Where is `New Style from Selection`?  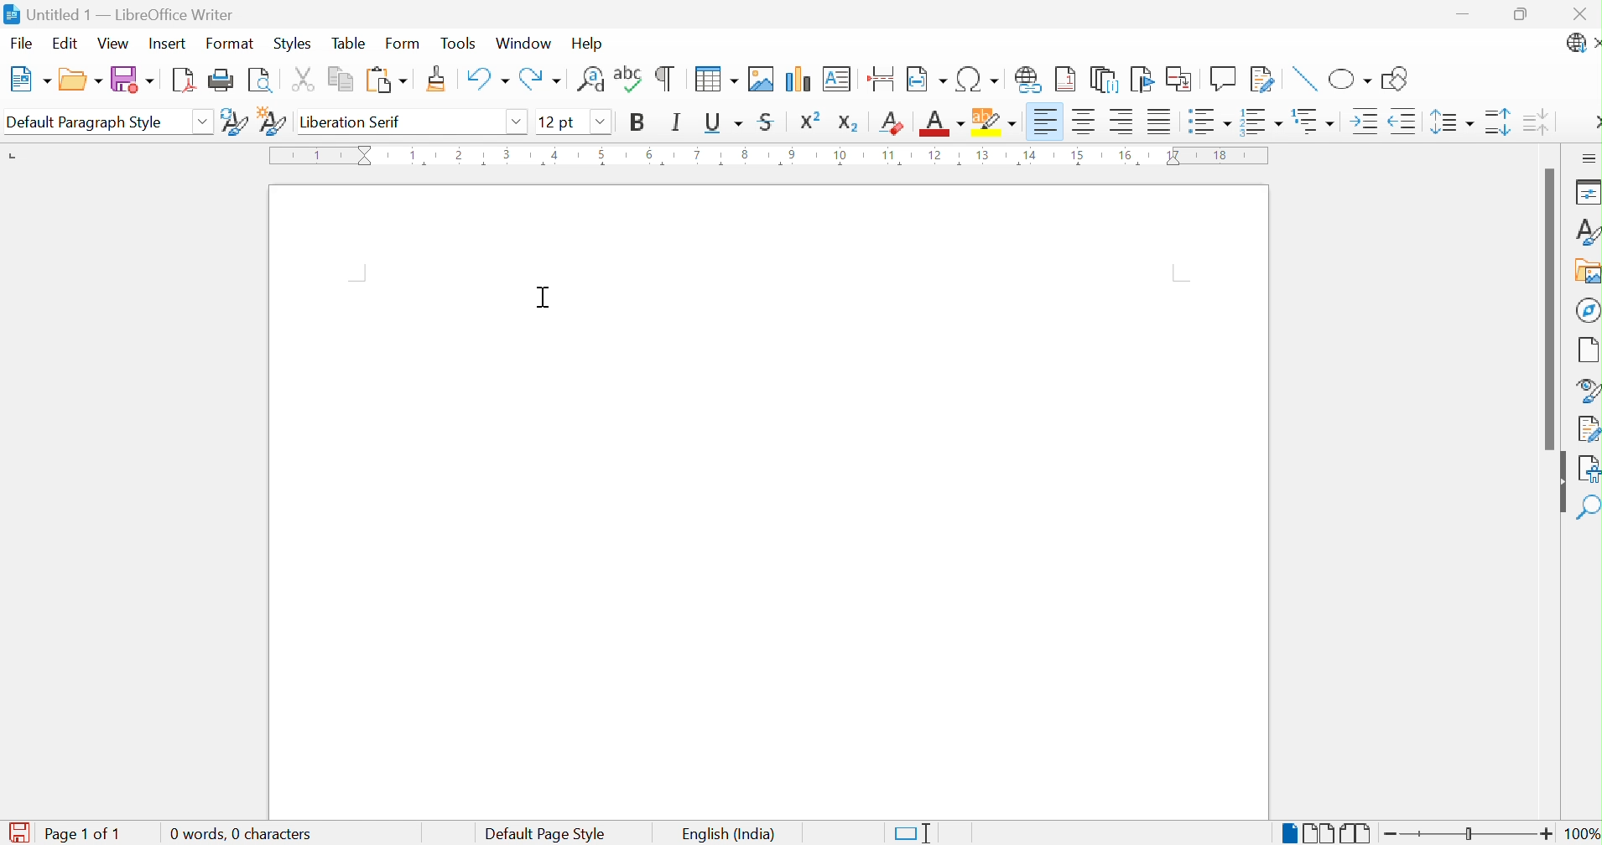 New Style from Selection is located at coordinates (272, 120).